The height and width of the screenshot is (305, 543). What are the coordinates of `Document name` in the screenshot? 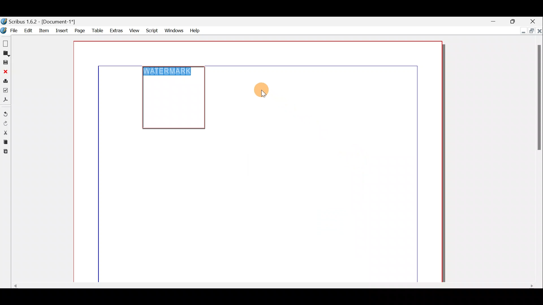 It's located at (39, 22).